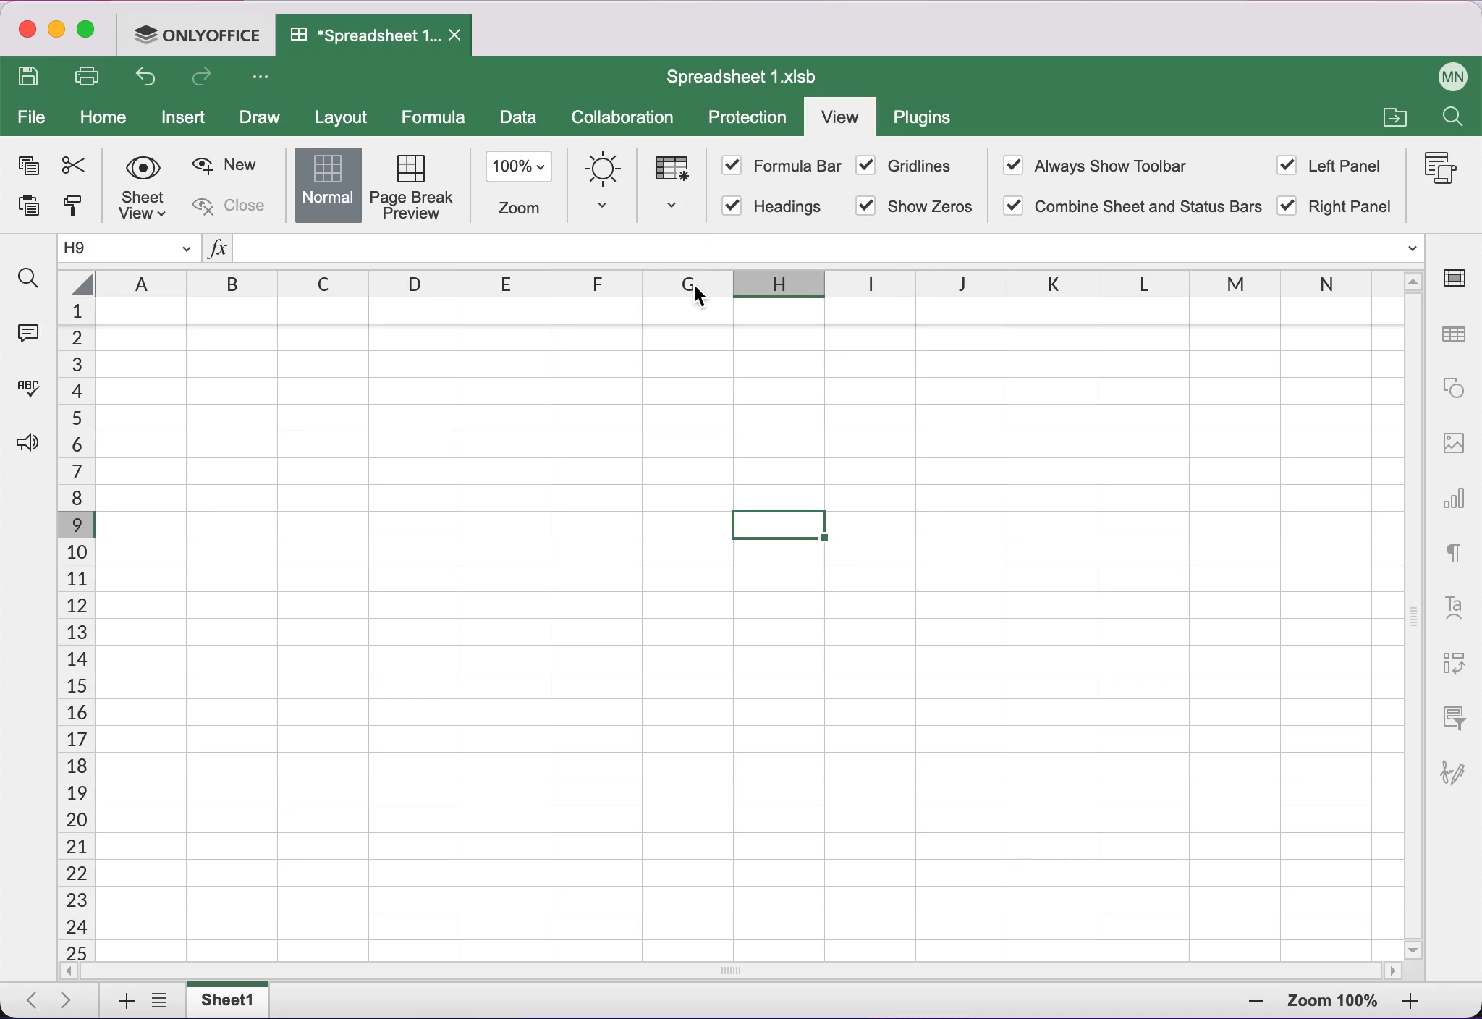  Describe the element at coordinates (1459, 714) in the screenshot. I see `slicer` at that location.